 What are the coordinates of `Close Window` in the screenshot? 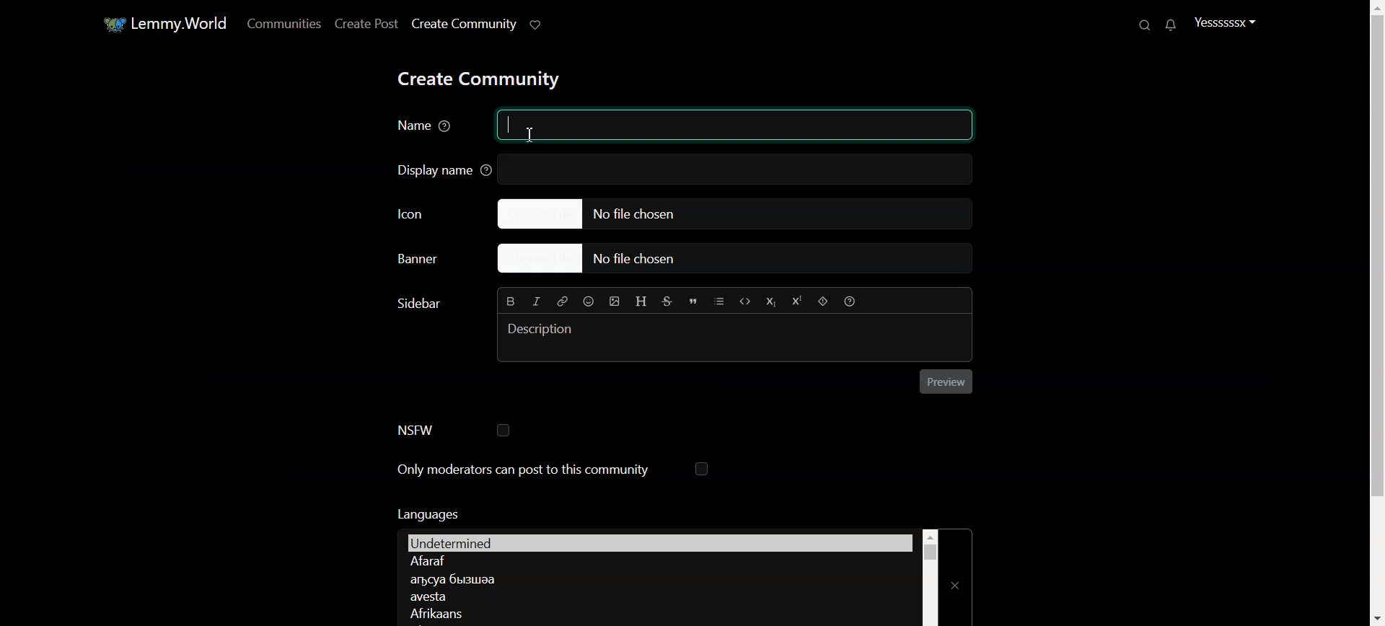 It's located at (957, 577).